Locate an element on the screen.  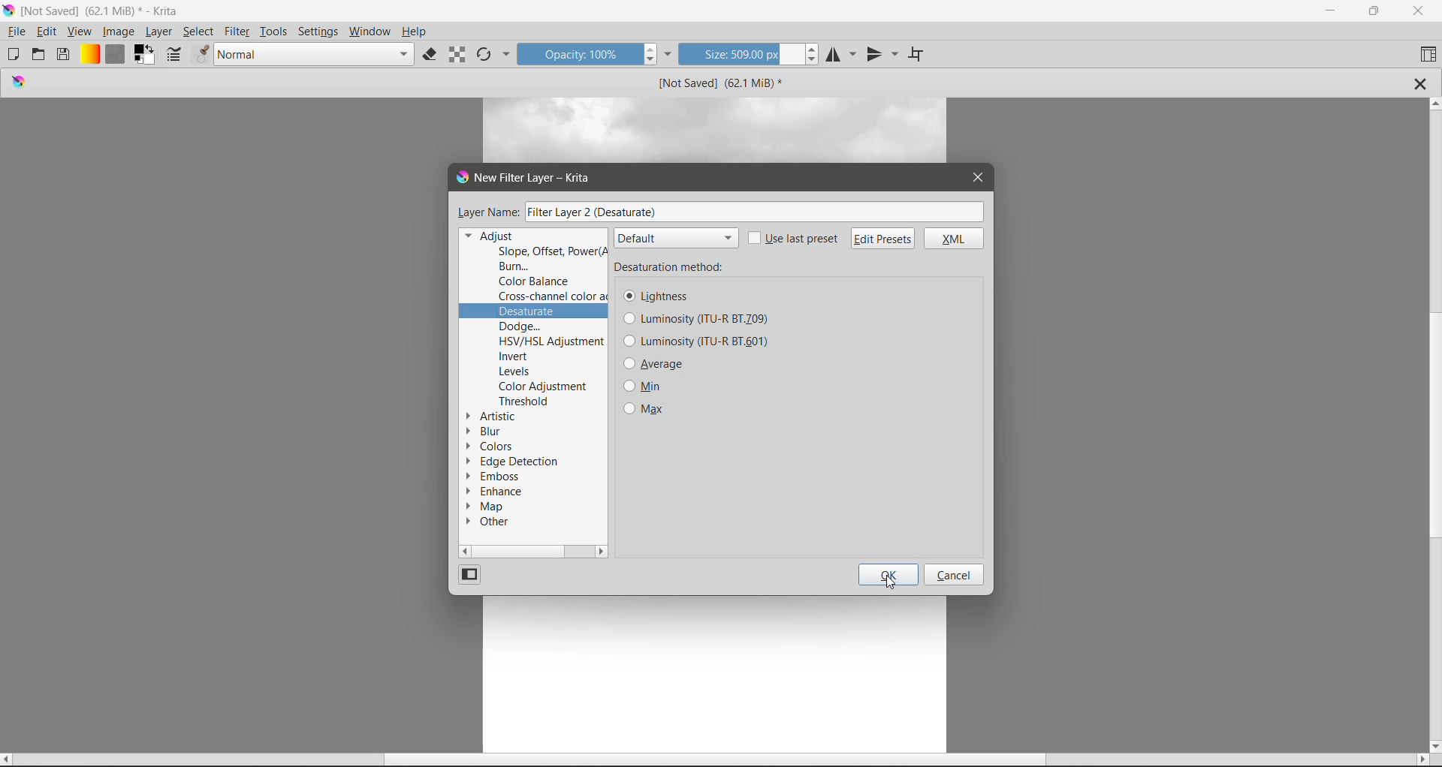
Cancel is located at coordinates (954, 576).